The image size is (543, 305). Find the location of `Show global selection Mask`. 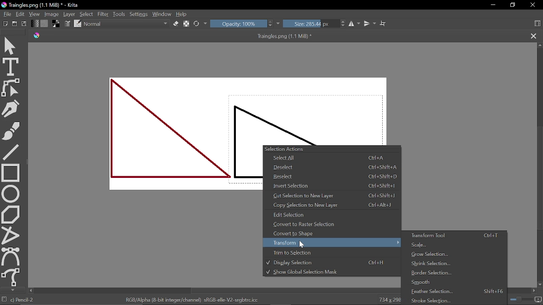

Show global selection Mask is located at coordinates (324, 272).